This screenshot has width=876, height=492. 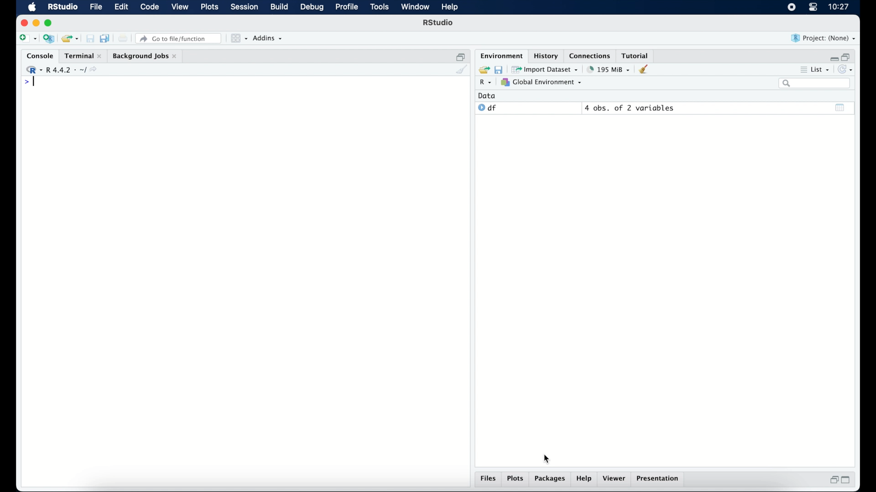 I want to click on load workspace, so click(x=483, y=69).